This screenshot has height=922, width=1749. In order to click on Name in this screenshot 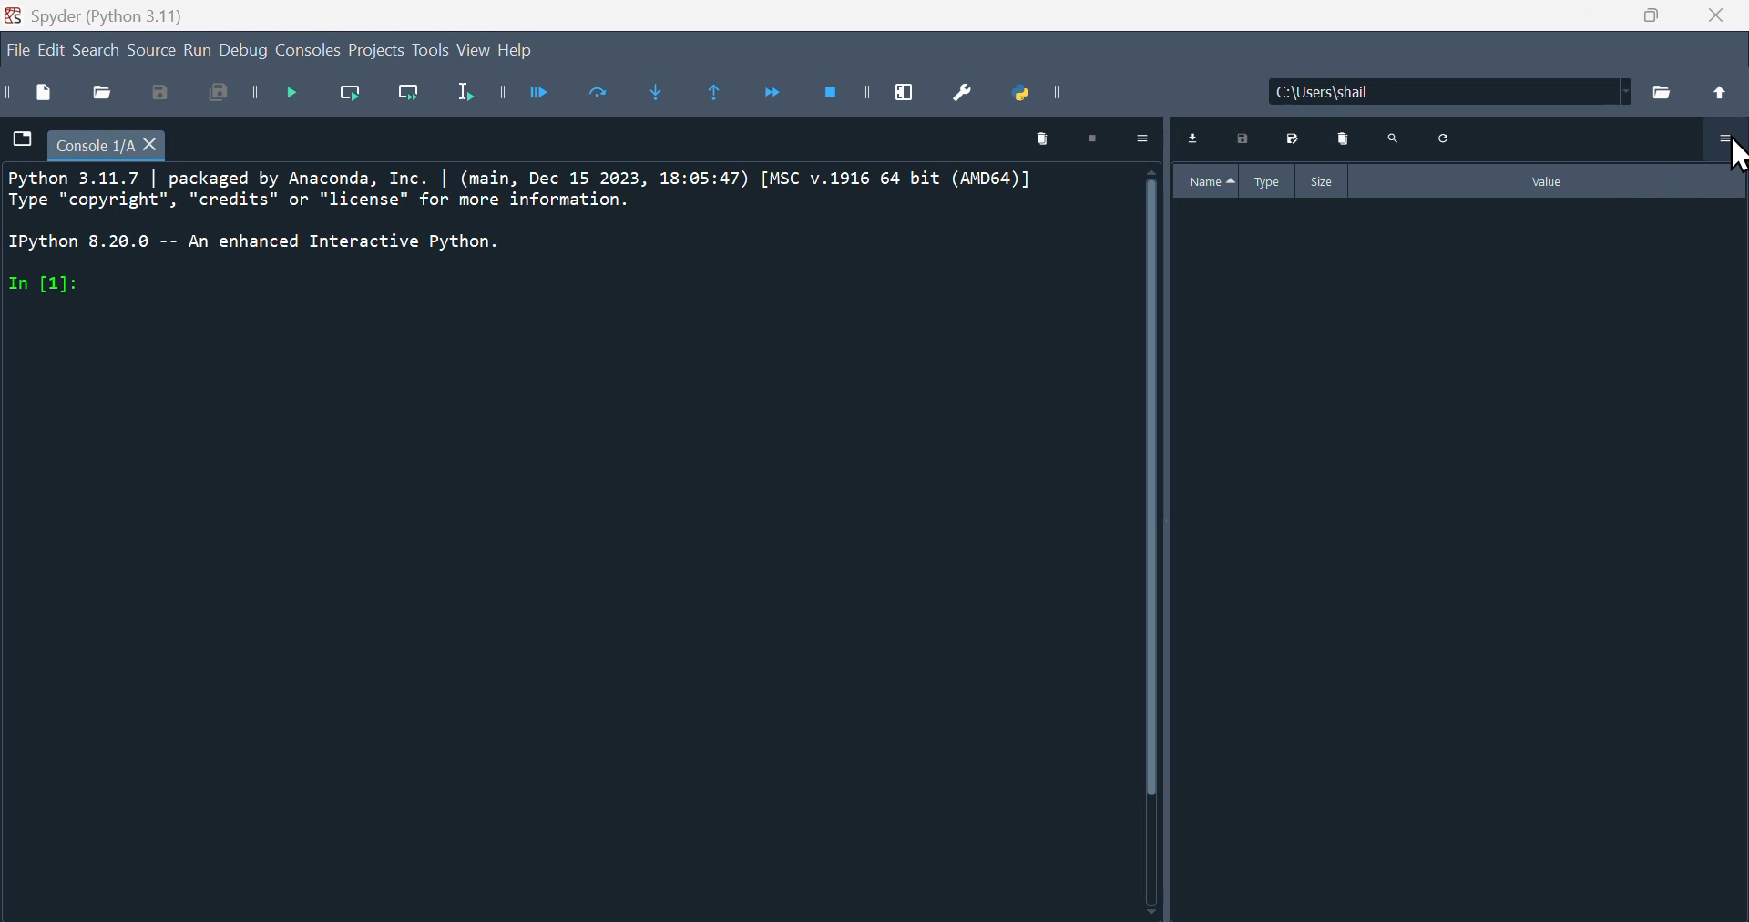, I will do `click(1212, 182)`.